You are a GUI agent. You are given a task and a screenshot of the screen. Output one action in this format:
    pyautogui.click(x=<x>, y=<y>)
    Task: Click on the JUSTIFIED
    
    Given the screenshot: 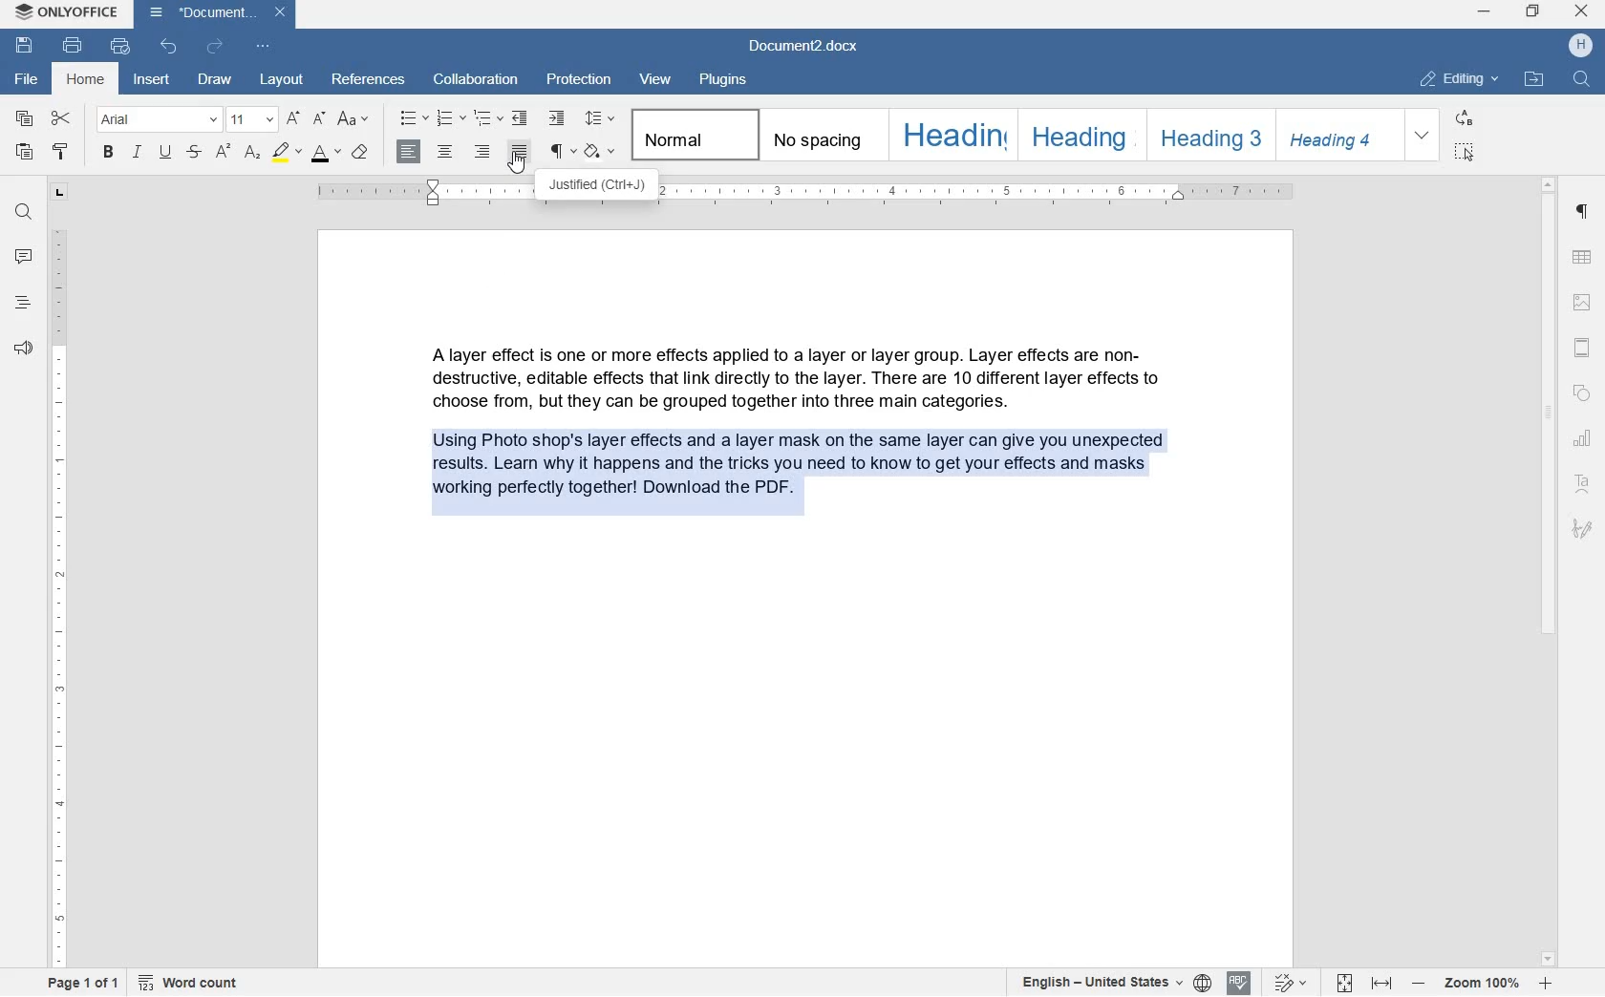 What is the action you would take?
    pyautogui.click(x=519, y=153)
    